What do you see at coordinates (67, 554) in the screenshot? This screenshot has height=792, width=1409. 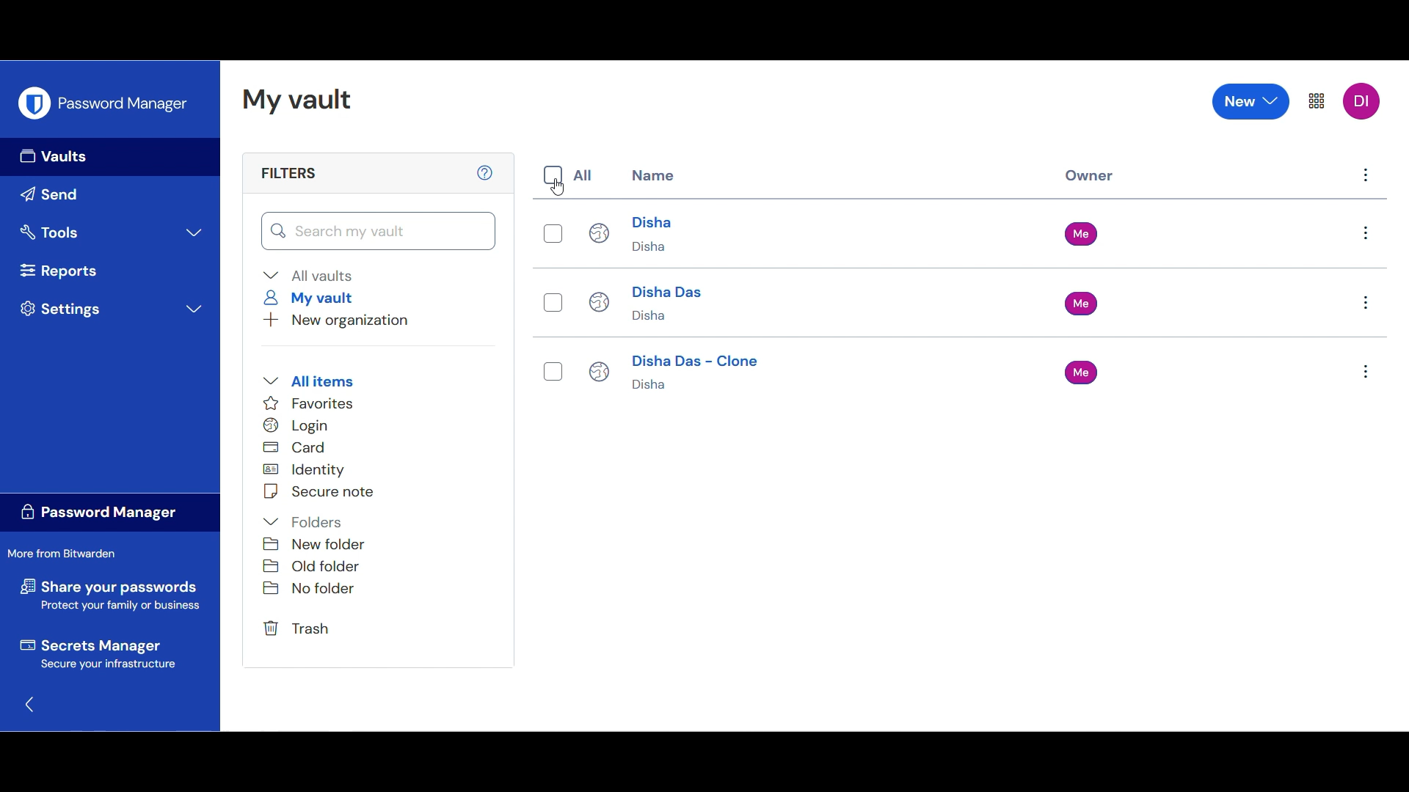 I see `More from Bitwarden` at bounding box center [67, 554].